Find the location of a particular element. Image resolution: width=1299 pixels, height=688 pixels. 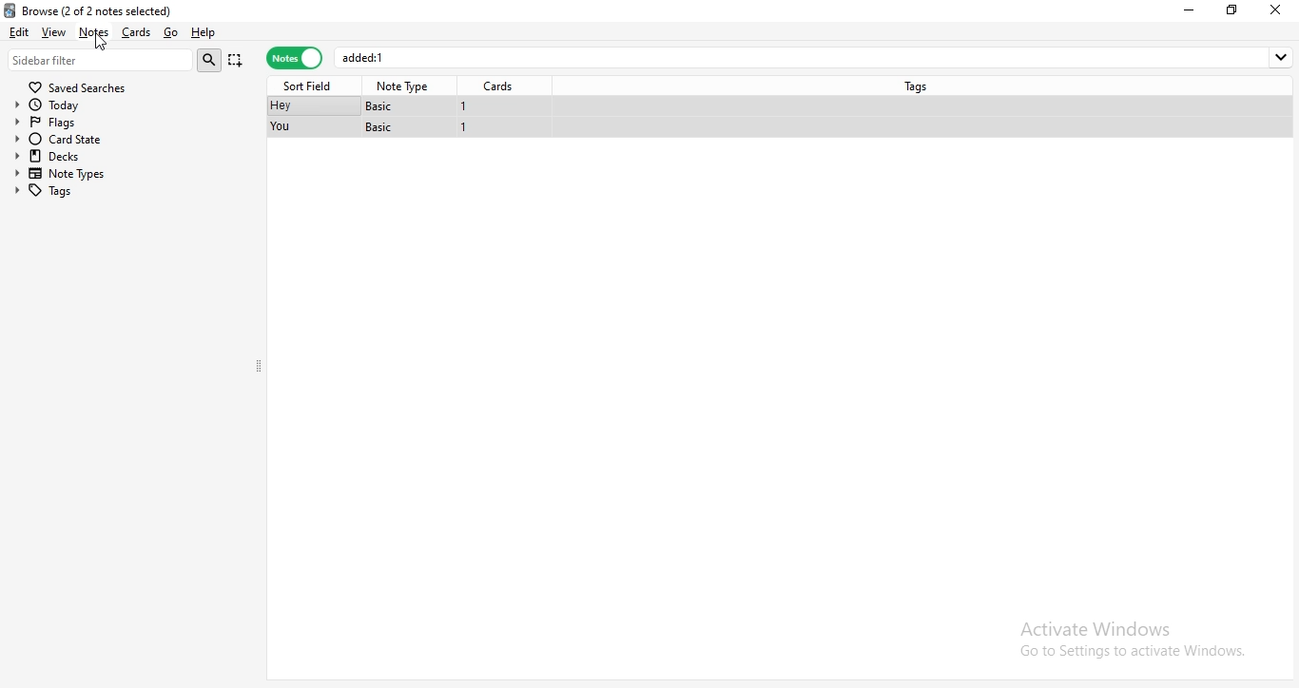

you is located at coordinates (282, 127).